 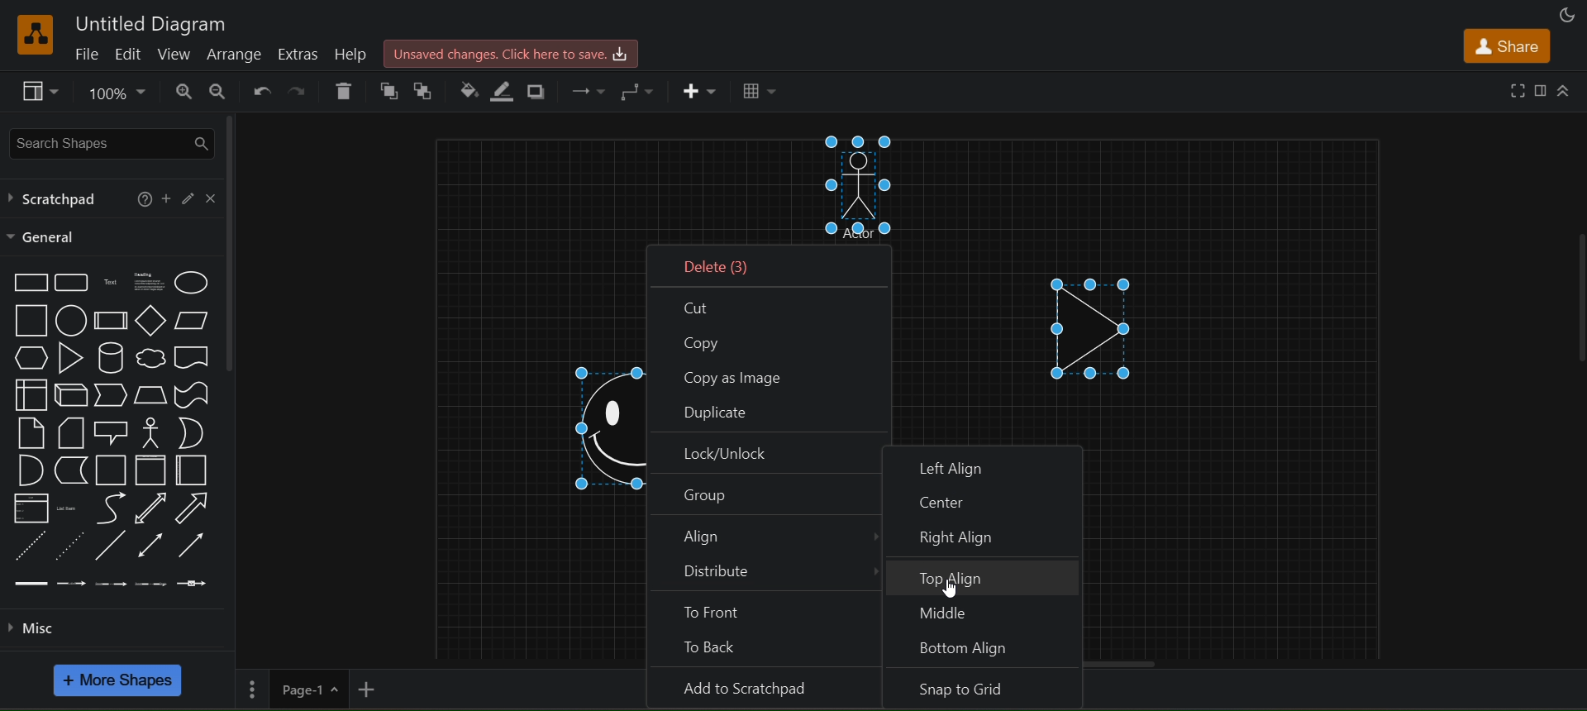 I want to click on untitled diagram, so click(x=154, y=22).